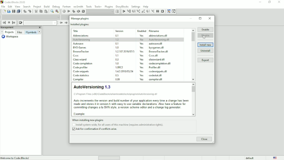 The height and width of the screenshot is (160, 284). I want to click on Yes, so click(142, 75).